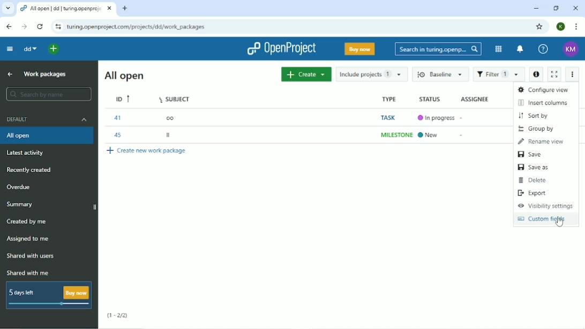 This screenshot has width=585, height=329. I want to click on reload, so click(56, 27).